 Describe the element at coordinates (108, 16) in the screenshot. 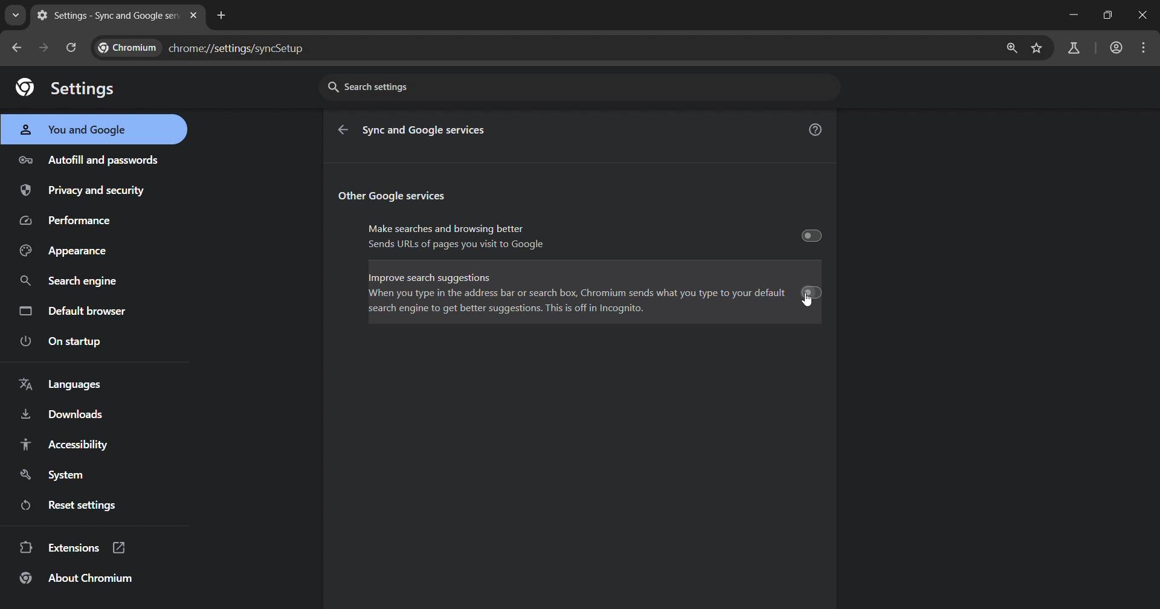

I see `new tab` at that location.